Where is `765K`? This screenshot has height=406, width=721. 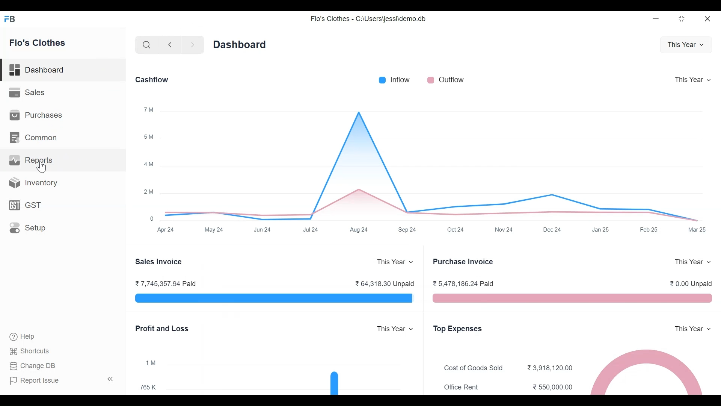
765K is located at coordinates (148, 386).